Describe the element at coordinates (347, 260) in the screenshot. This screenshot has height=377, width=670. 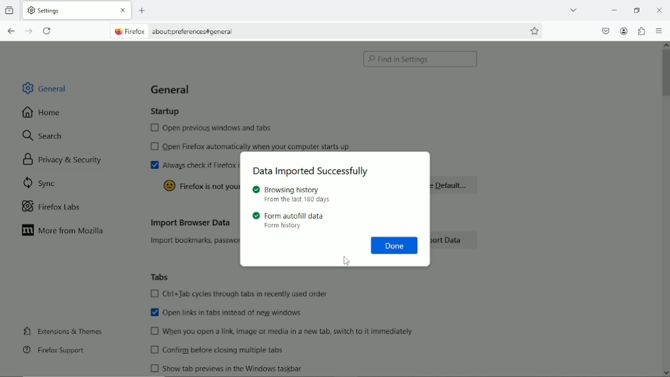
I see `Cursor` at that location.